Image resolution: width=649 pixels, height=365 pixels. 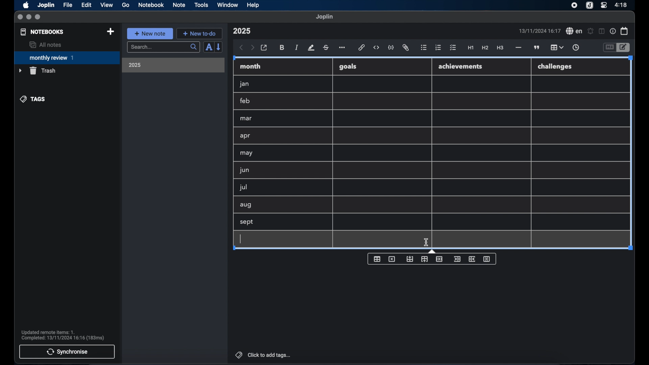 What do you see at coordinates (537, 48) in the screenshot?
I see `block quotes` at bounding box center [537, 48].